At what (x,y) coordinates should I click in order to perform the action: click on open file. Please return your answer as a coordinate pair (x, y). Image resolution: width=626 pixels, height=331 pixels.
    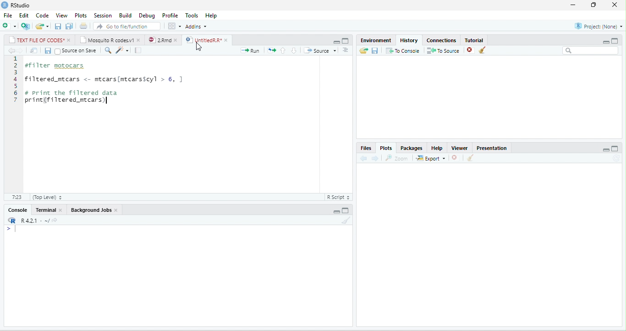
    Looking at the image, I should click on (42, 27).